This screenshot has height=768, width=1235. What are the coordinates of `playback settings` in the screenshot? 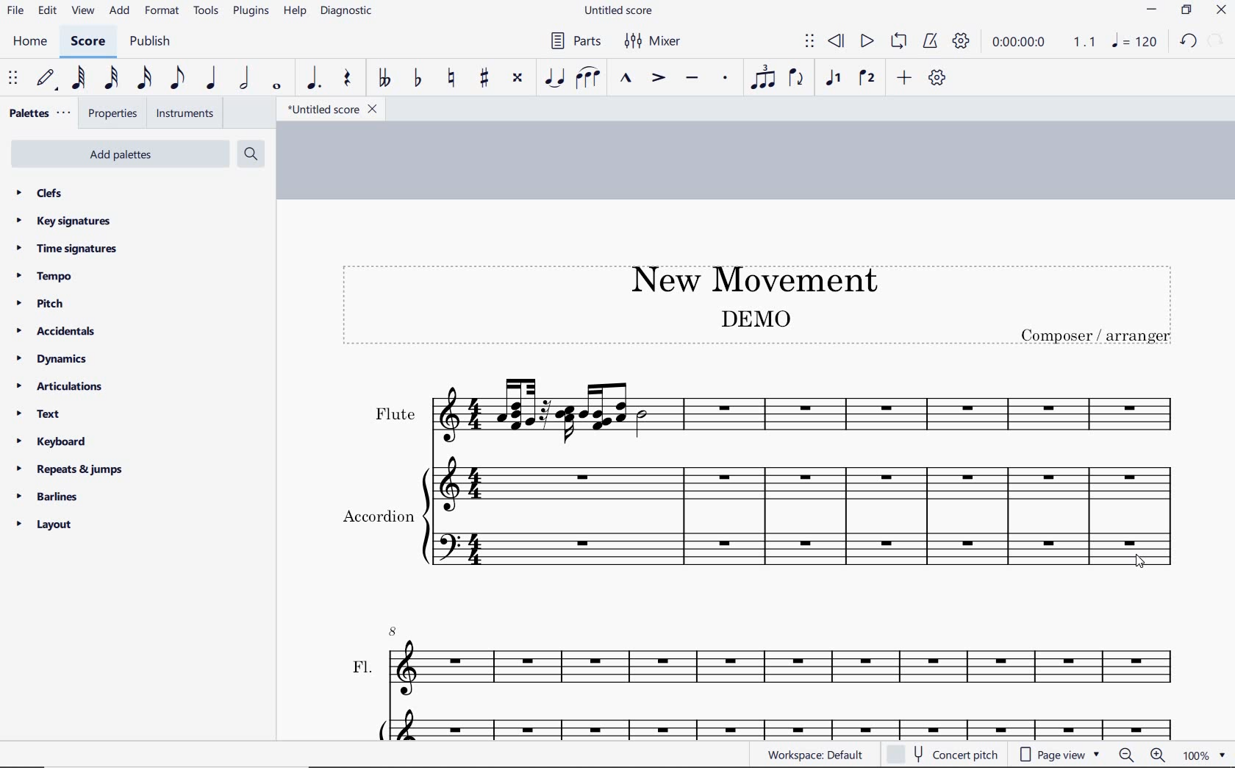 It's located at (963, 40).